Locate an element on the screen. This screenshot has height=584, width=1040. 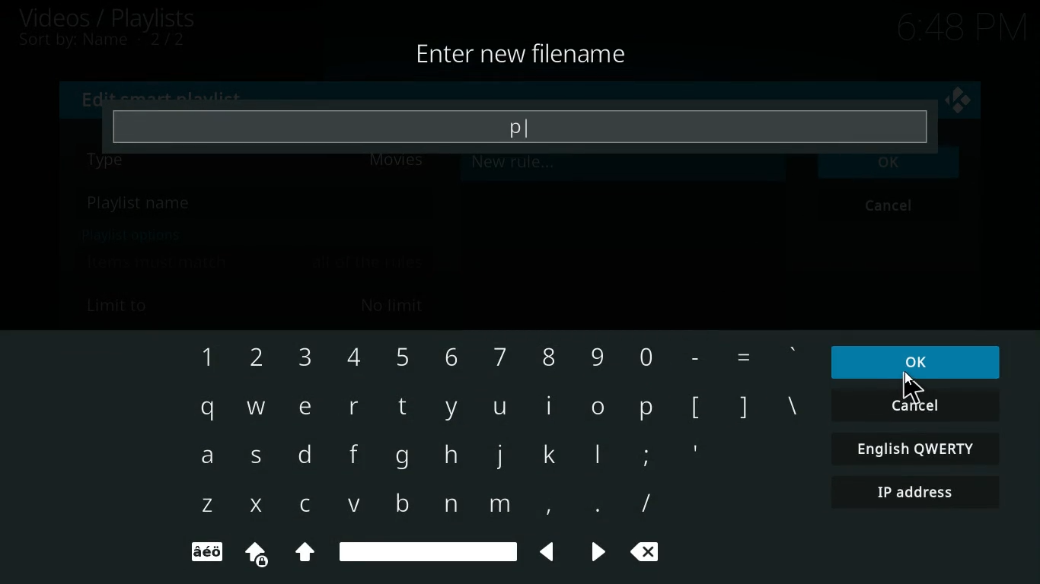
c is located at coordinates (309, 505).